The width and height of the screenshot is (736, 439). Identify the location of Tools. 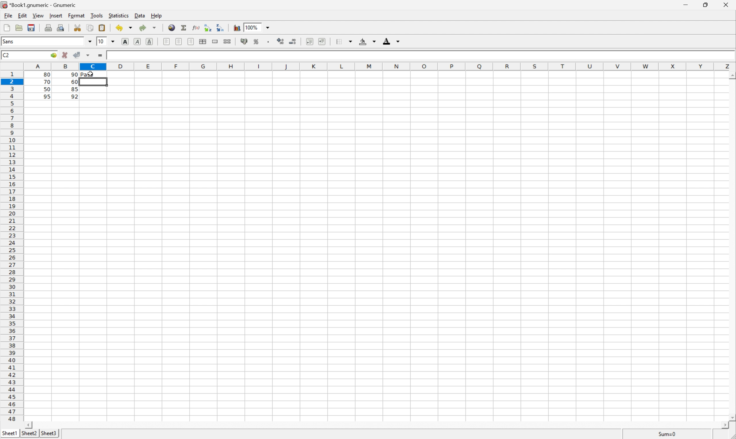
(96, 15).